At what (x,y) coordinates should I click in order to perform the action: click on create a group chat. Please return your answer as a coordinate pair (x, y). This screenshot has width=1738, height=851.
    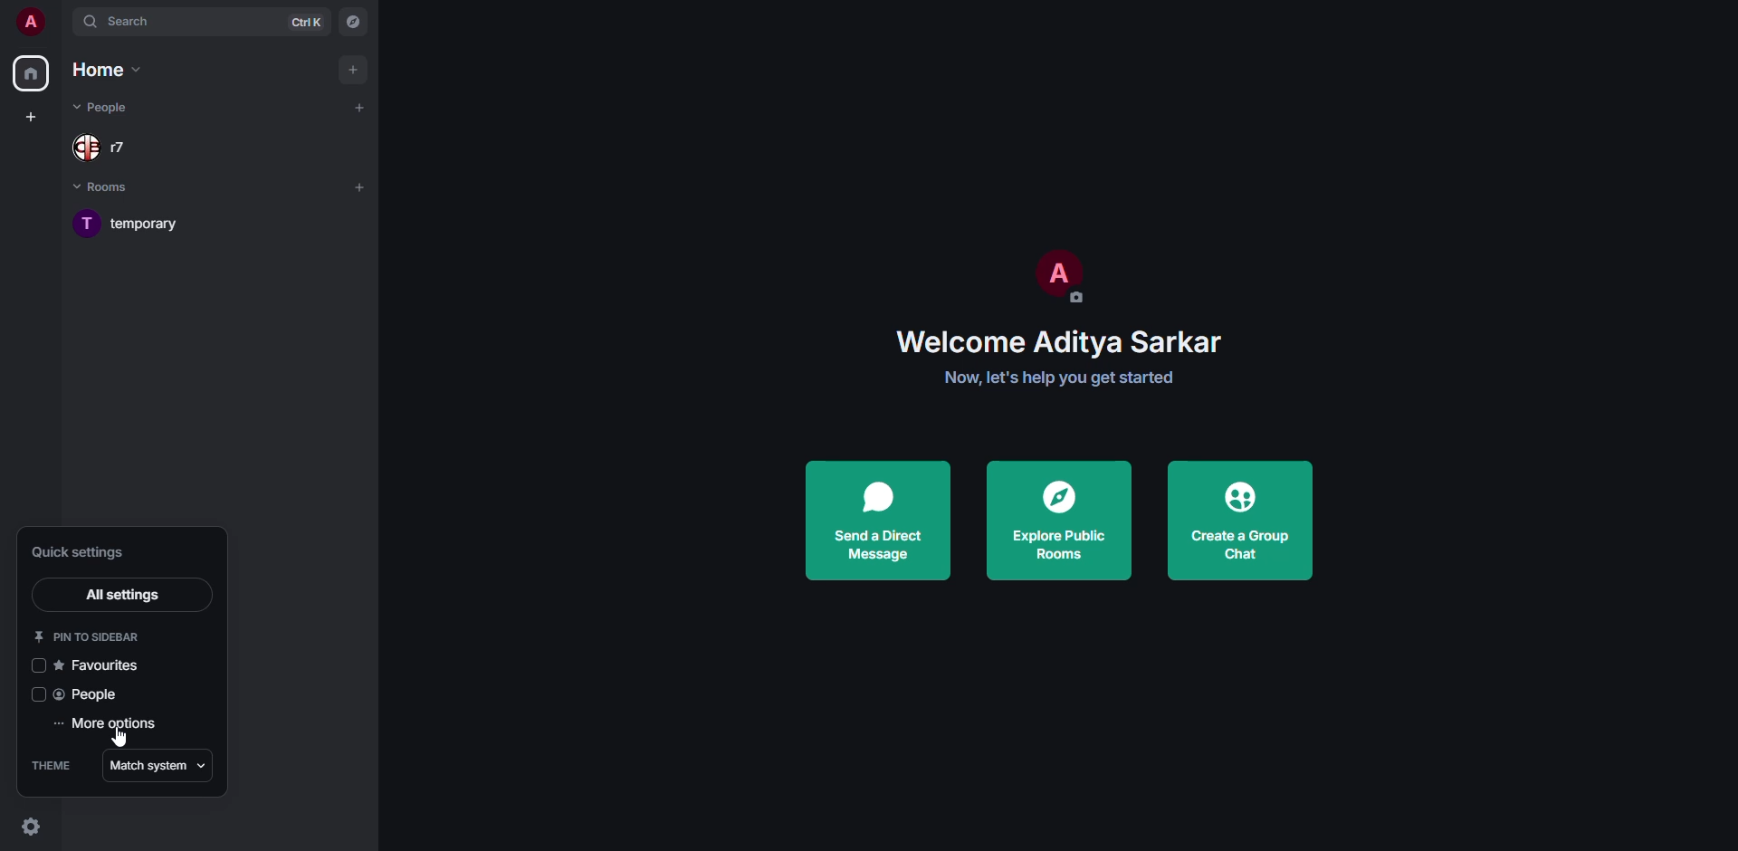
    Looking at the image, I should click on (1240, 522).